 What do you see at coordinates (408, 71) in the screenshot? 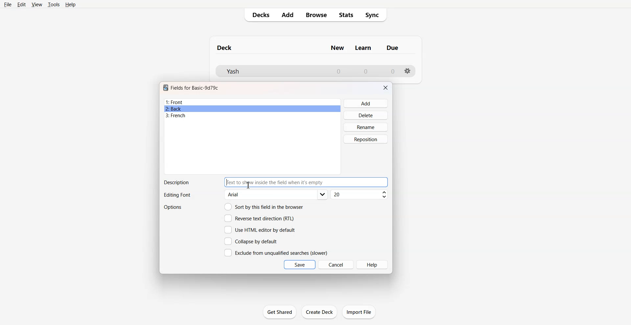
I see `Settings` at bounding box center [408, 71].